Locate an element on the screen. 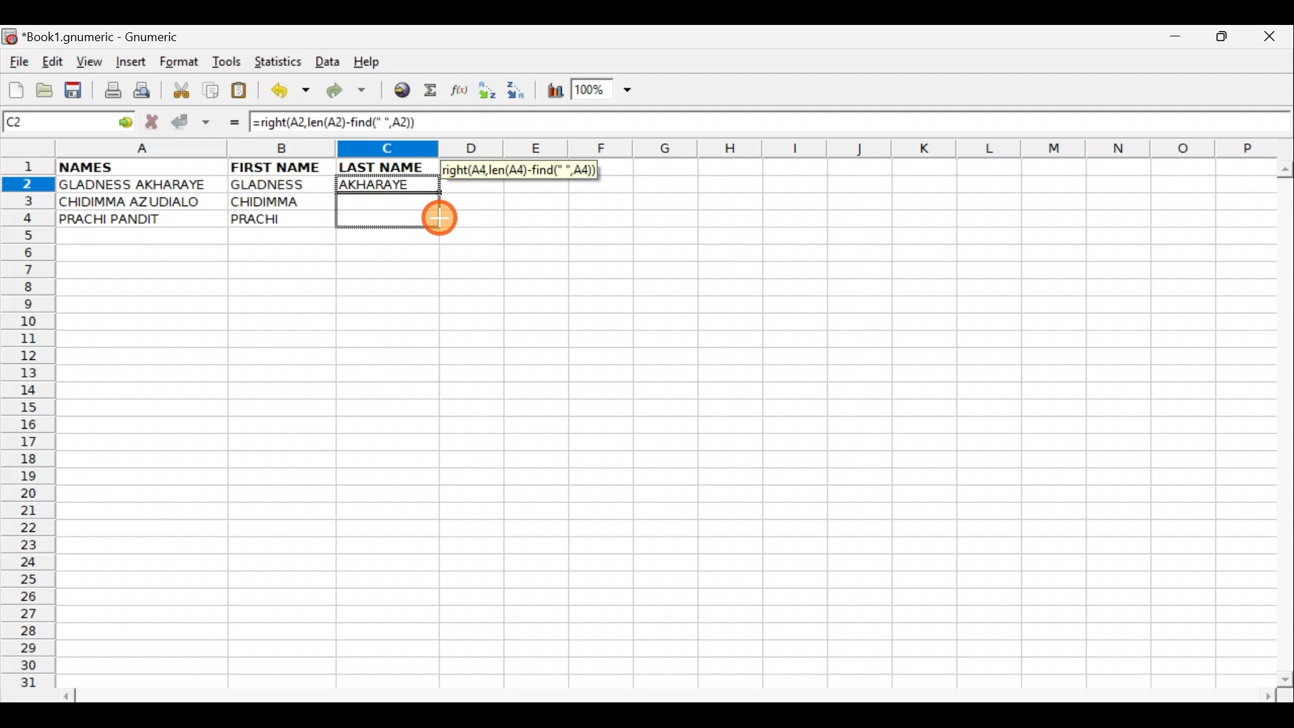 The width and height of the screenshot is (1294, 728). Maximize is located at coordinates (1224, 39).